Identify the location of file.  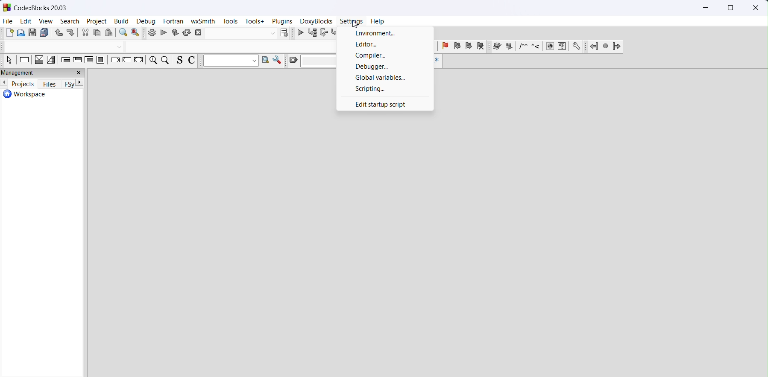
(9, 20).